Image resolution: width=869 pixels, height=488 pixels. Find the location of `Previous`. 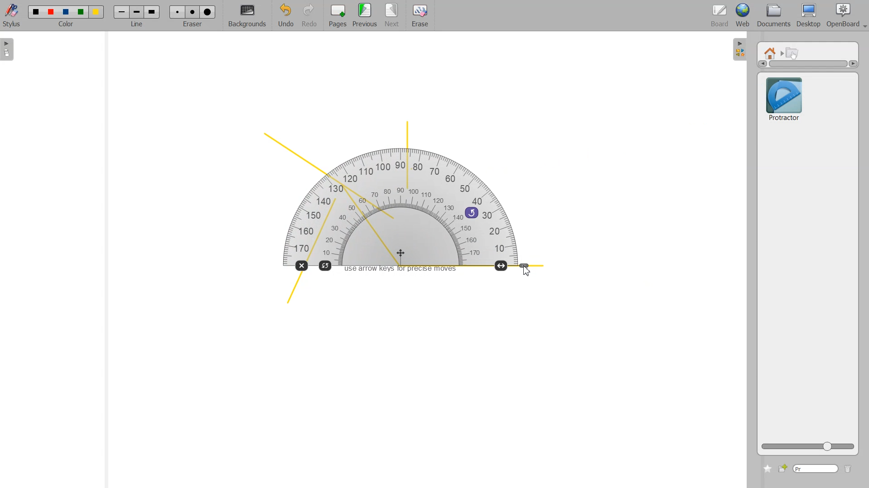

Previous is located at coordinates (366, 16).